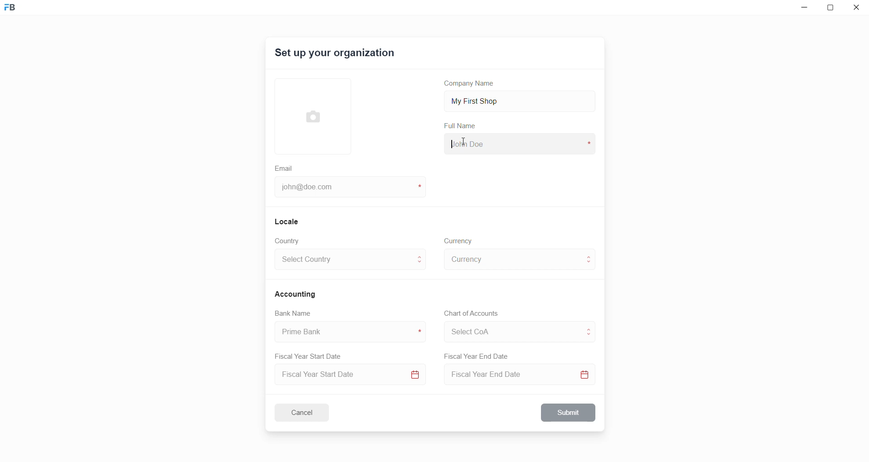 Image resolution: width=869 pixels, height=462 pixels. I want to click on resize , so click(833, 9).